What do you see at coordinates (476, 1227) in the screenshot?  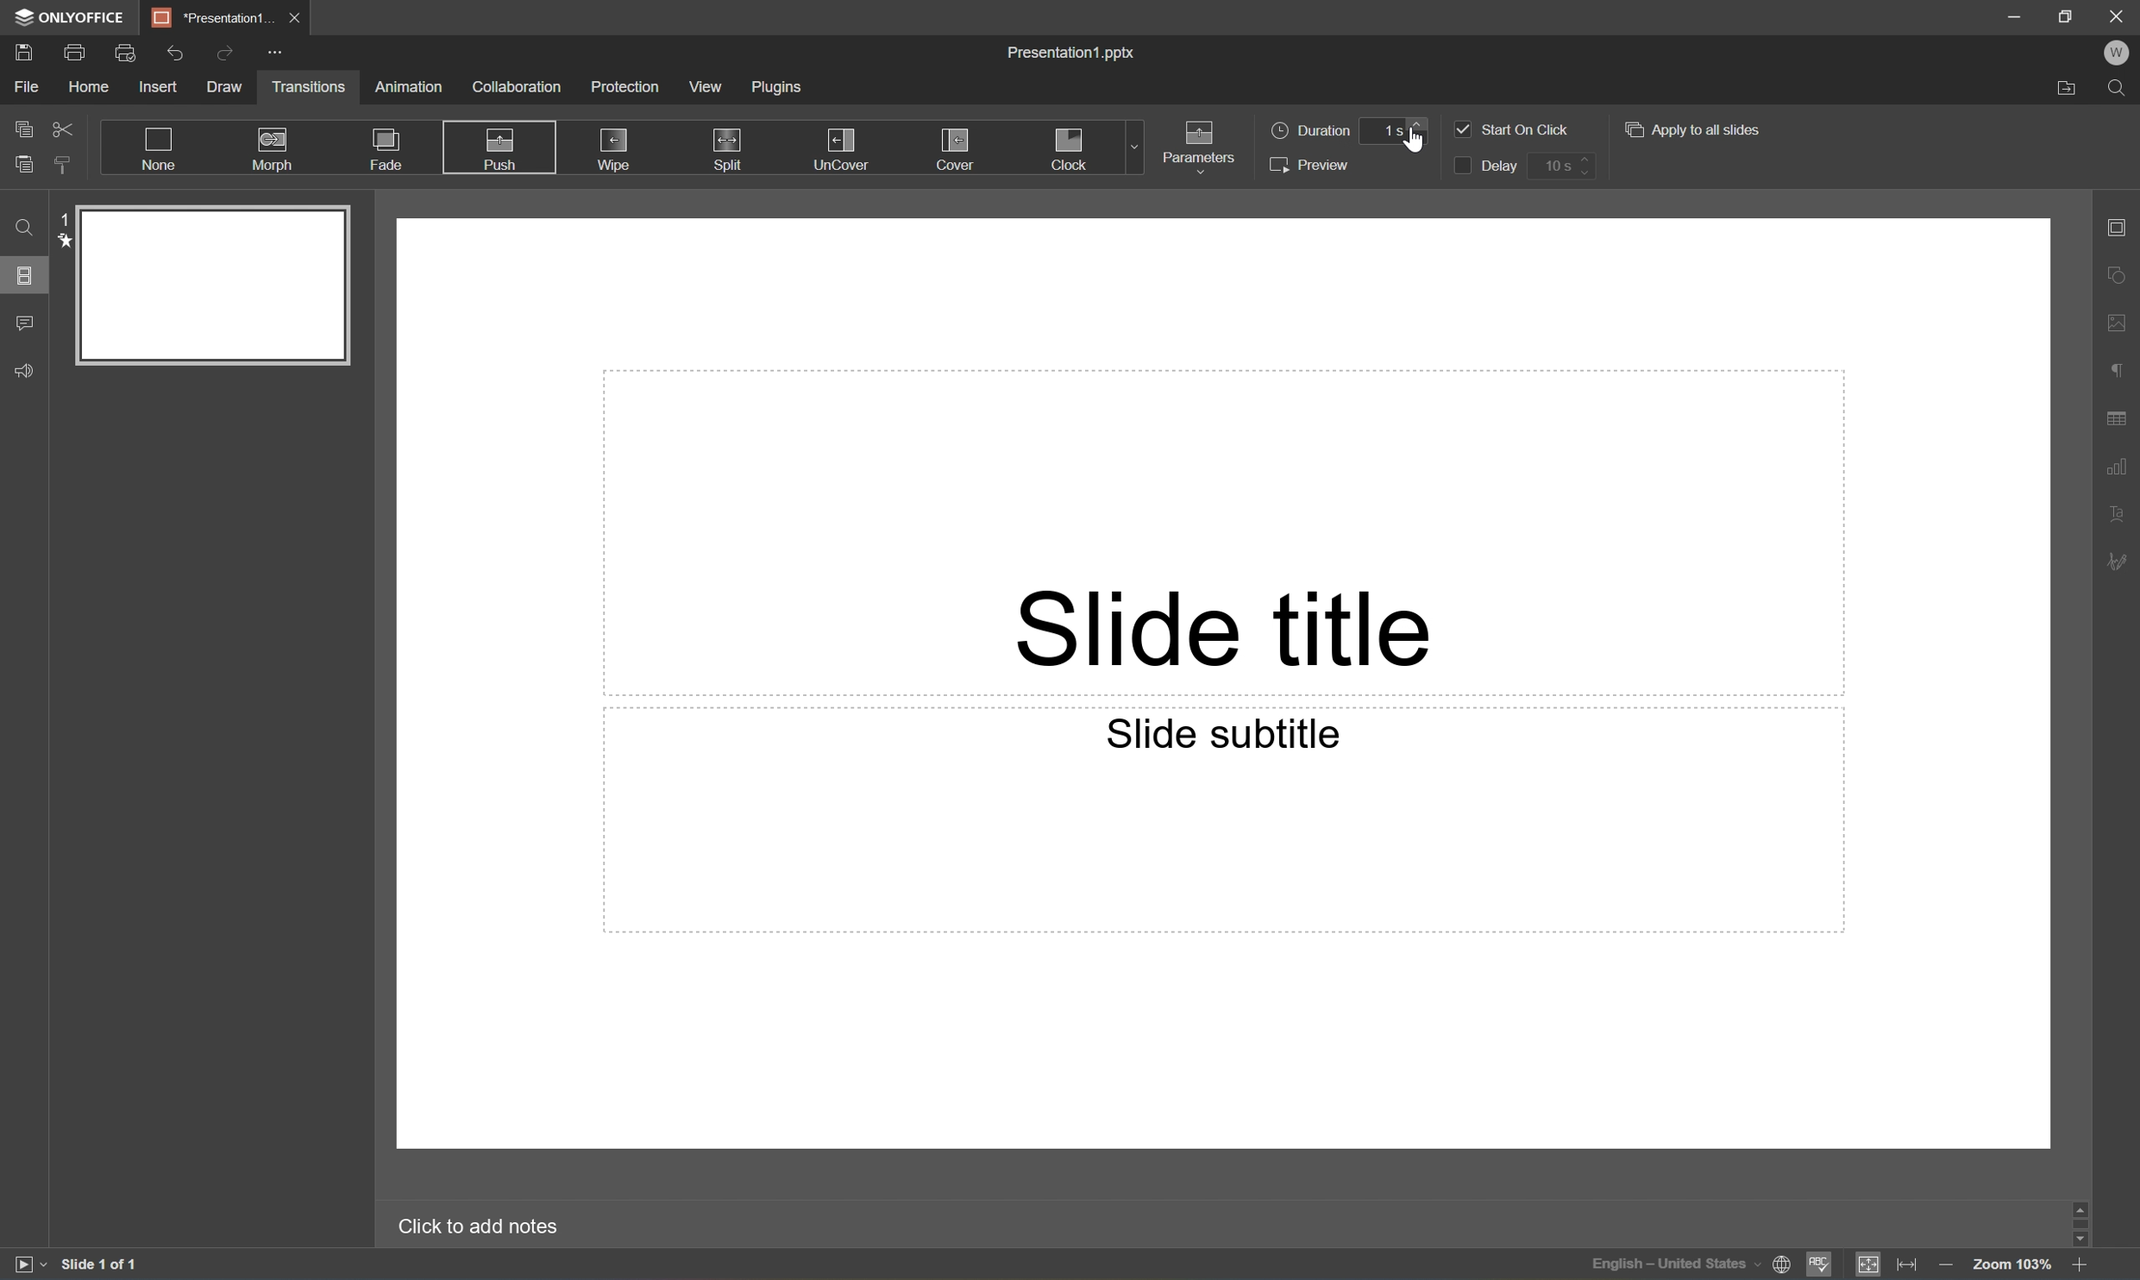 I see `Click to add notes` at bounding box center [476, 1227].